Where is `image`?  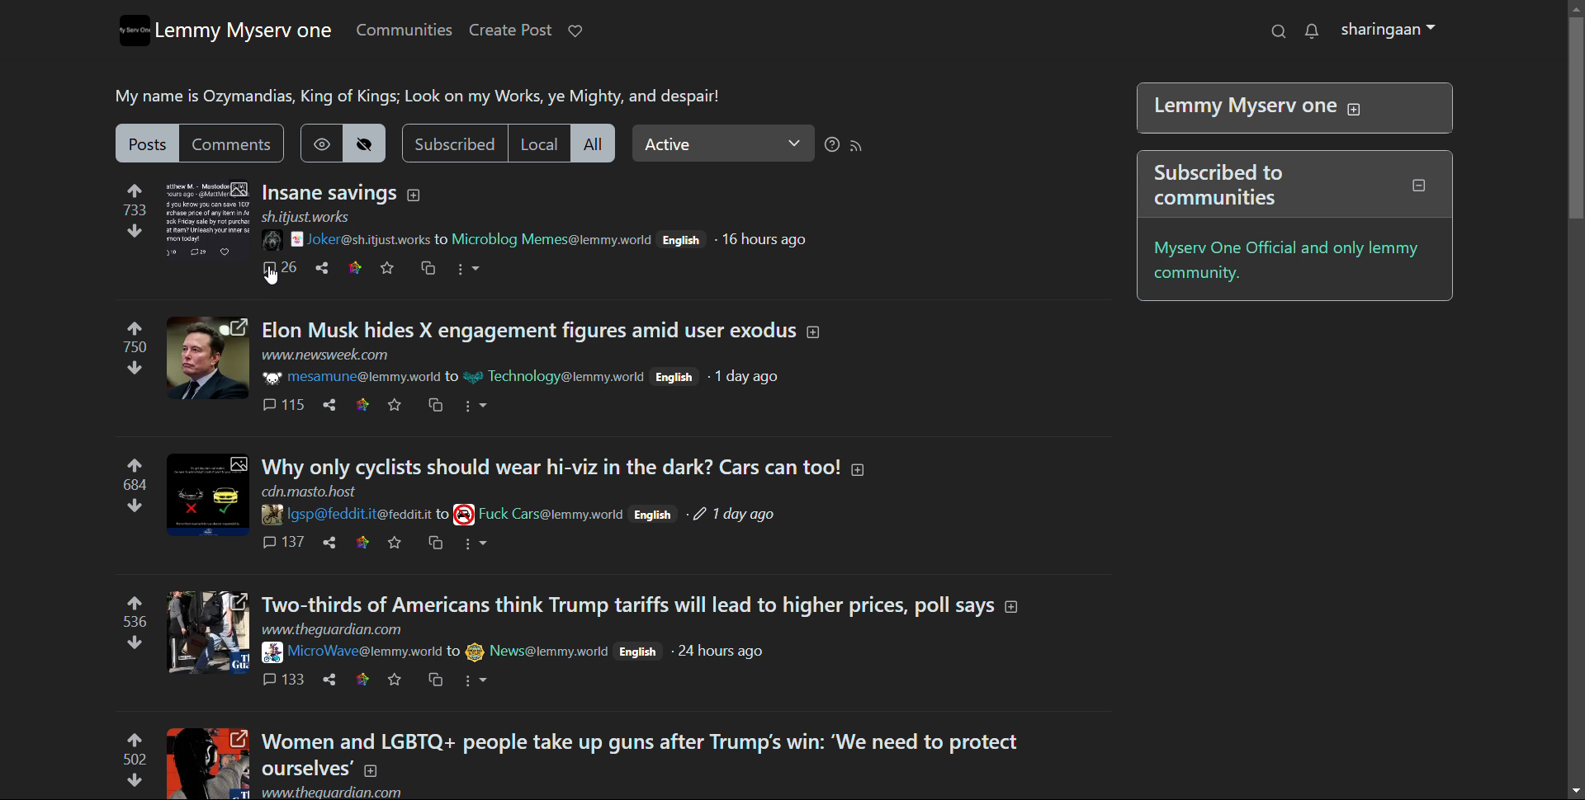
image is located at coordinates (268, 515).